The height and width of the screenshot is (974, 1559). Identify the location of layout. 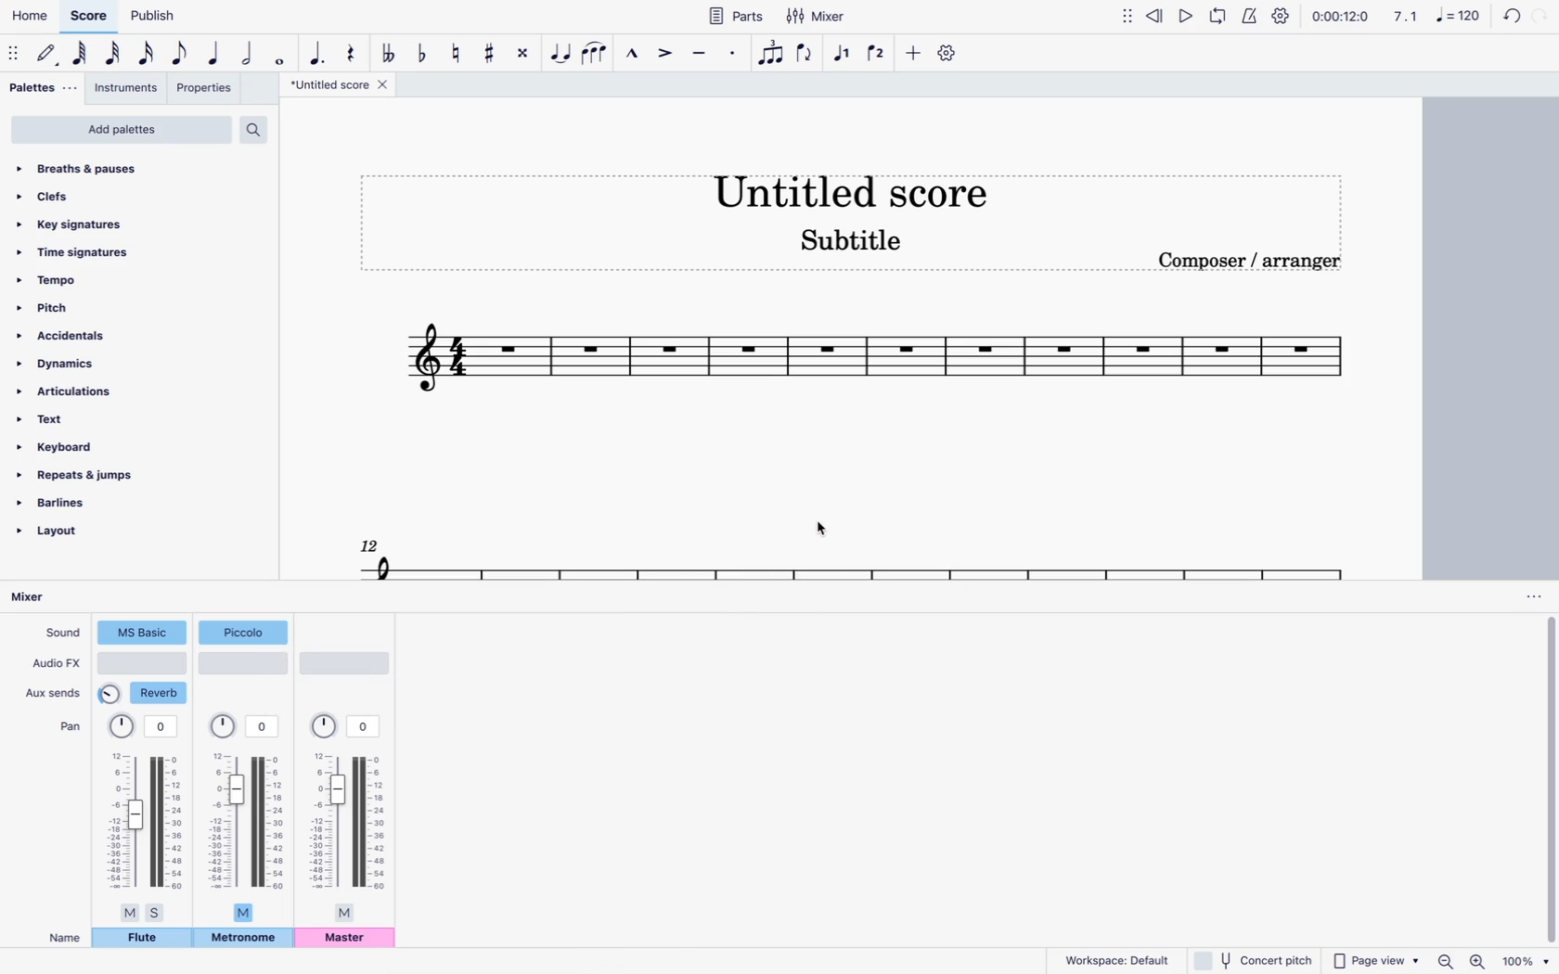
(80, 535).